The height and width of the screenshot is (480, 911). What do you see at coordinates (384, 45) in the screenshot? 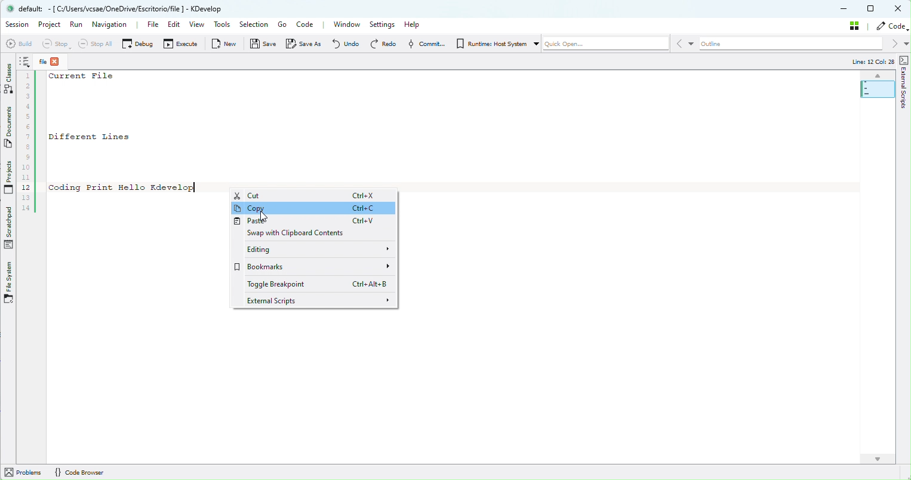
I see `Redo` at bounding box center [384, 45].